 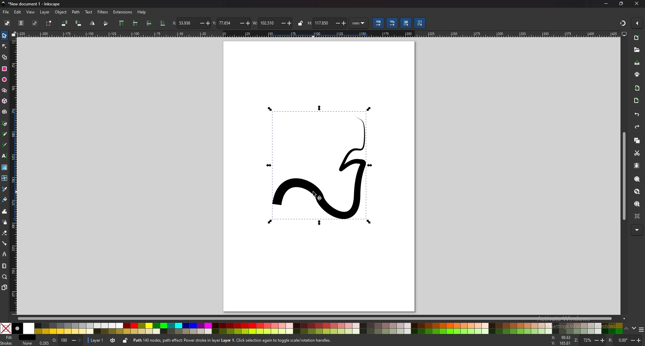 I want to click on file, so click(x=5, y=12).